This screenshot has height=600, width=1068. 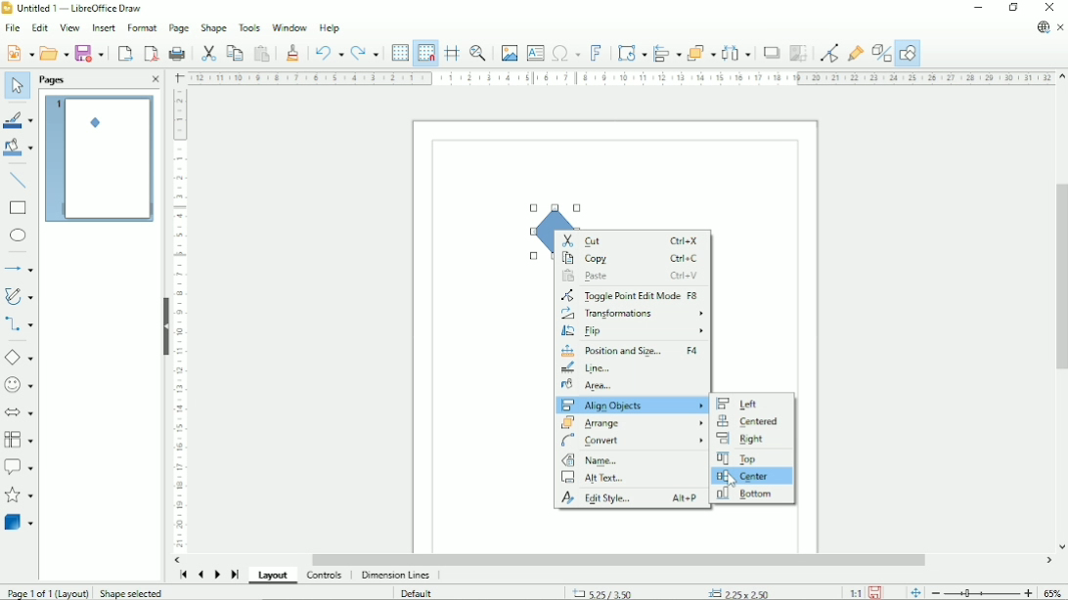 What do you see at coordinates (38, 27) in the screenshot?
I see `Edit` at bounding box center [38, 27].